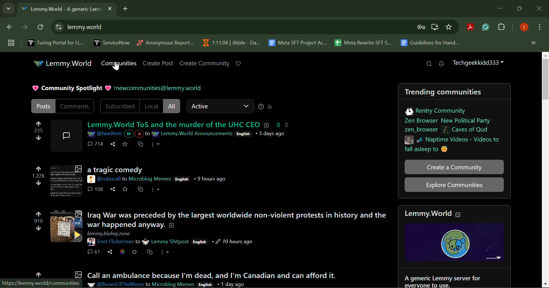 This screenshot has width=549, height=288. What do you see at coordinates (96, 144) in the screenshot?
I see `Comments` at bounding box center [96, 144].